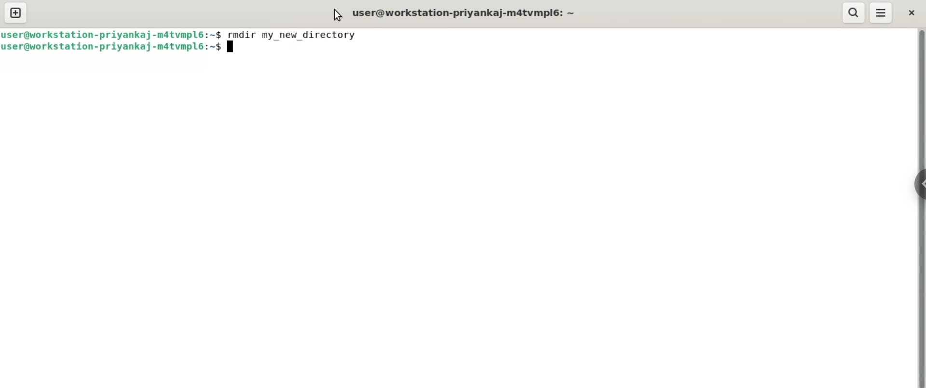  Describe the element at coordinates (113, 35) in the screenshot. I see `user@workstation-priyanka-m4tvmpl6:~ $` at that location.